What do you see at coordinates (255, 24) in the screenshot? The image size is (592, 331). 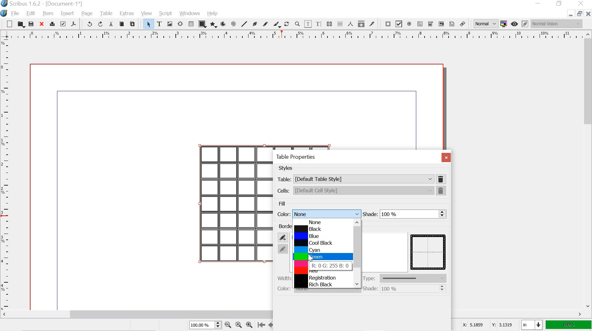 I see `bezier curve` at bounding box center [255, 24].